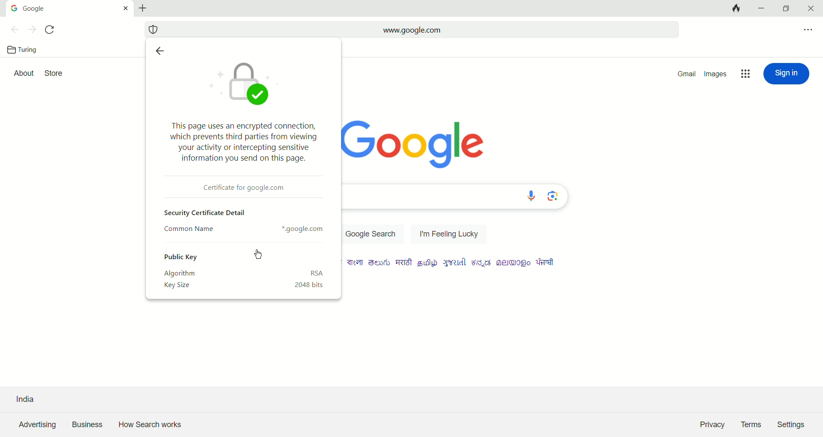  I want to click on minimize, so click(761, 9).